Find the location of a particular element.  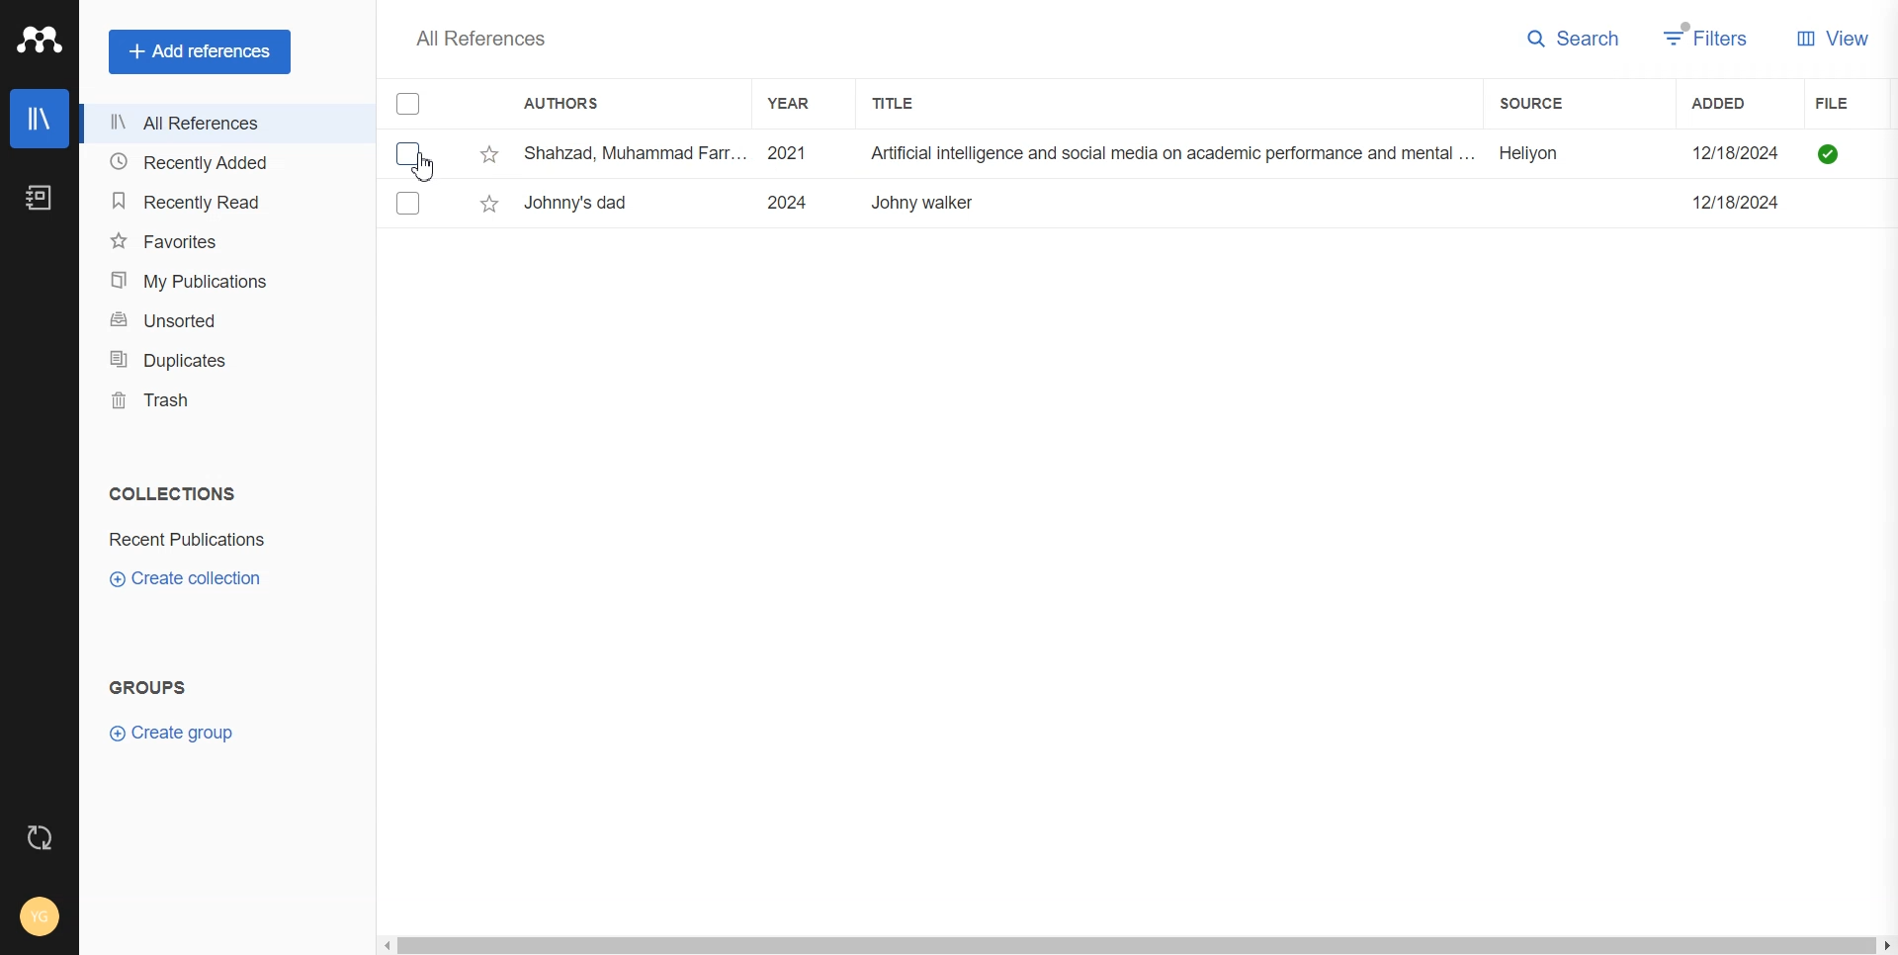

file available is located at coordinates (1829, 154).